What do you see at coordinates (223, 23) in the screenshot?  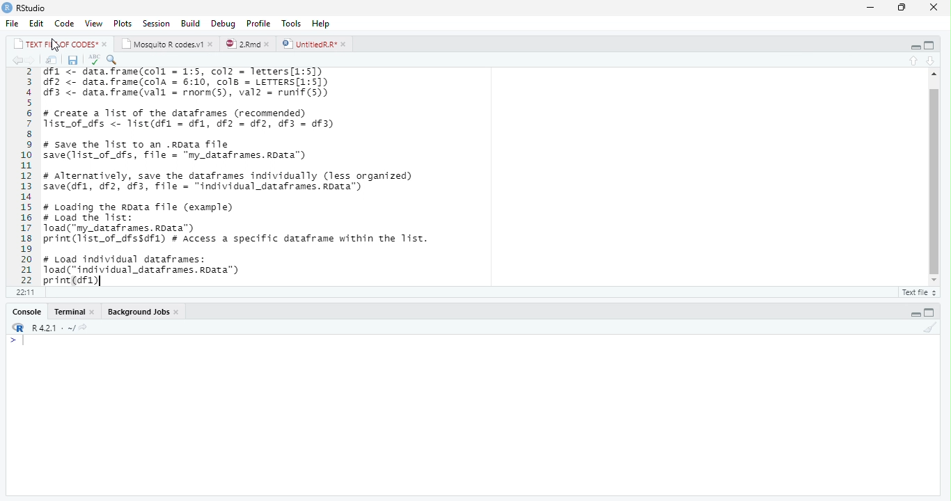 I see `Debug` at bounding box center [223, 23].